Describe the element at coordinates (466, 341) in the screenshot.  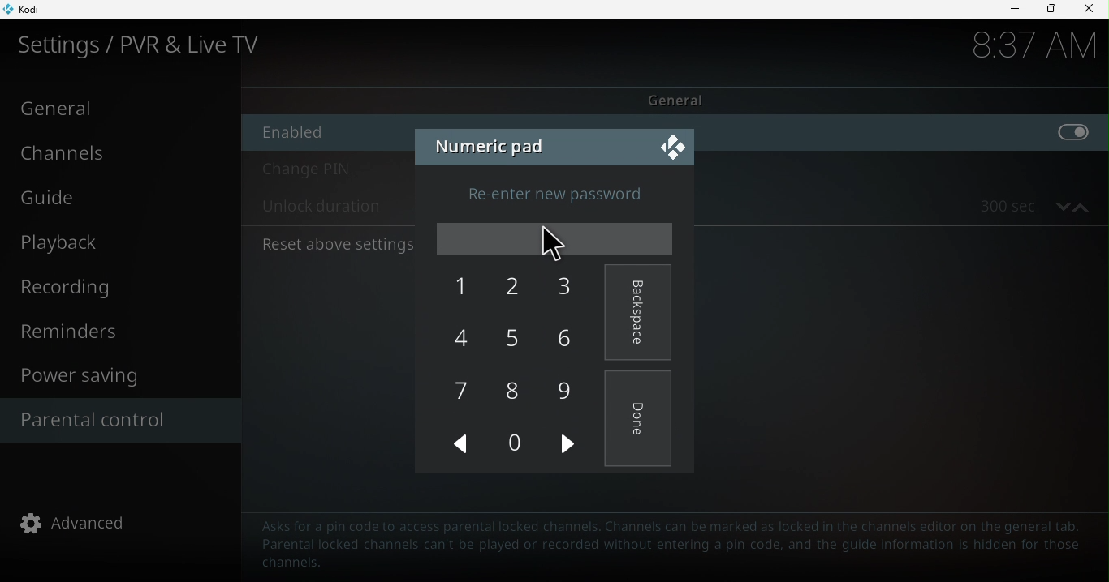
I see `4` at that location.